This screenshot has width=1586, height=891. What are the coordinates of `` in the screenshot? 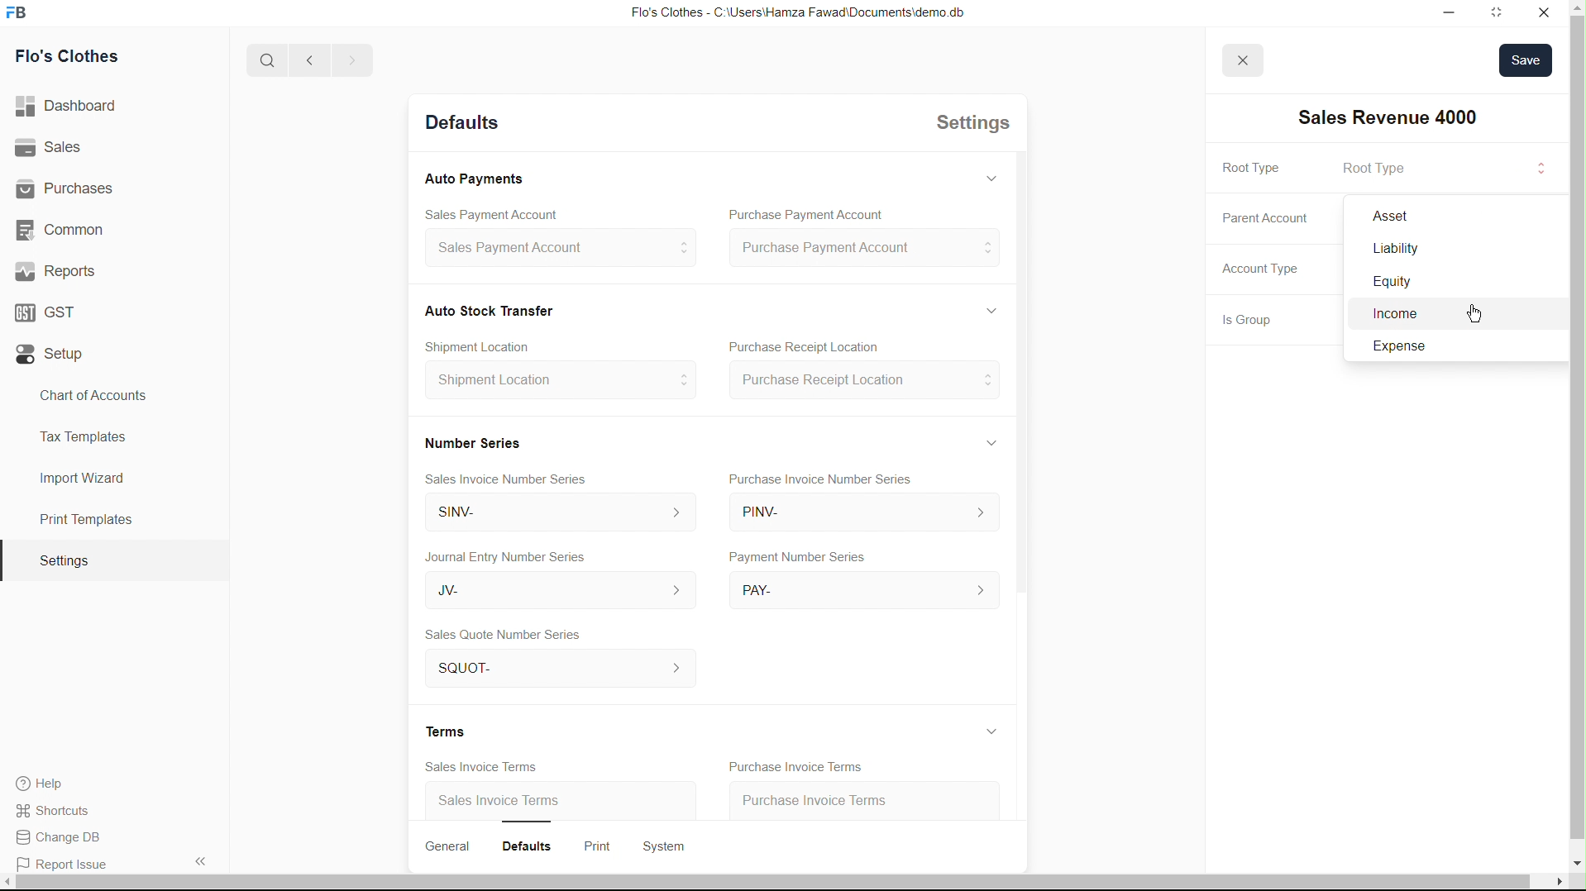 It's located at (1539, 170).